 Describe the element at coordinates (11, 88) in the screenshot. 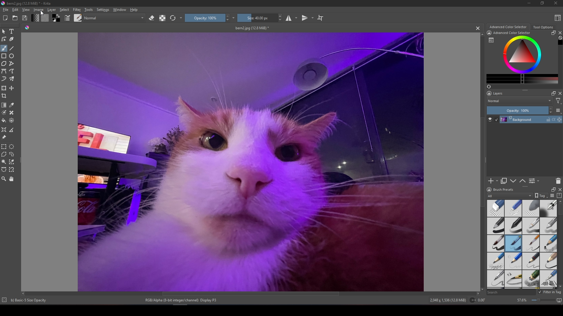

I see `Move a layer` at that location.